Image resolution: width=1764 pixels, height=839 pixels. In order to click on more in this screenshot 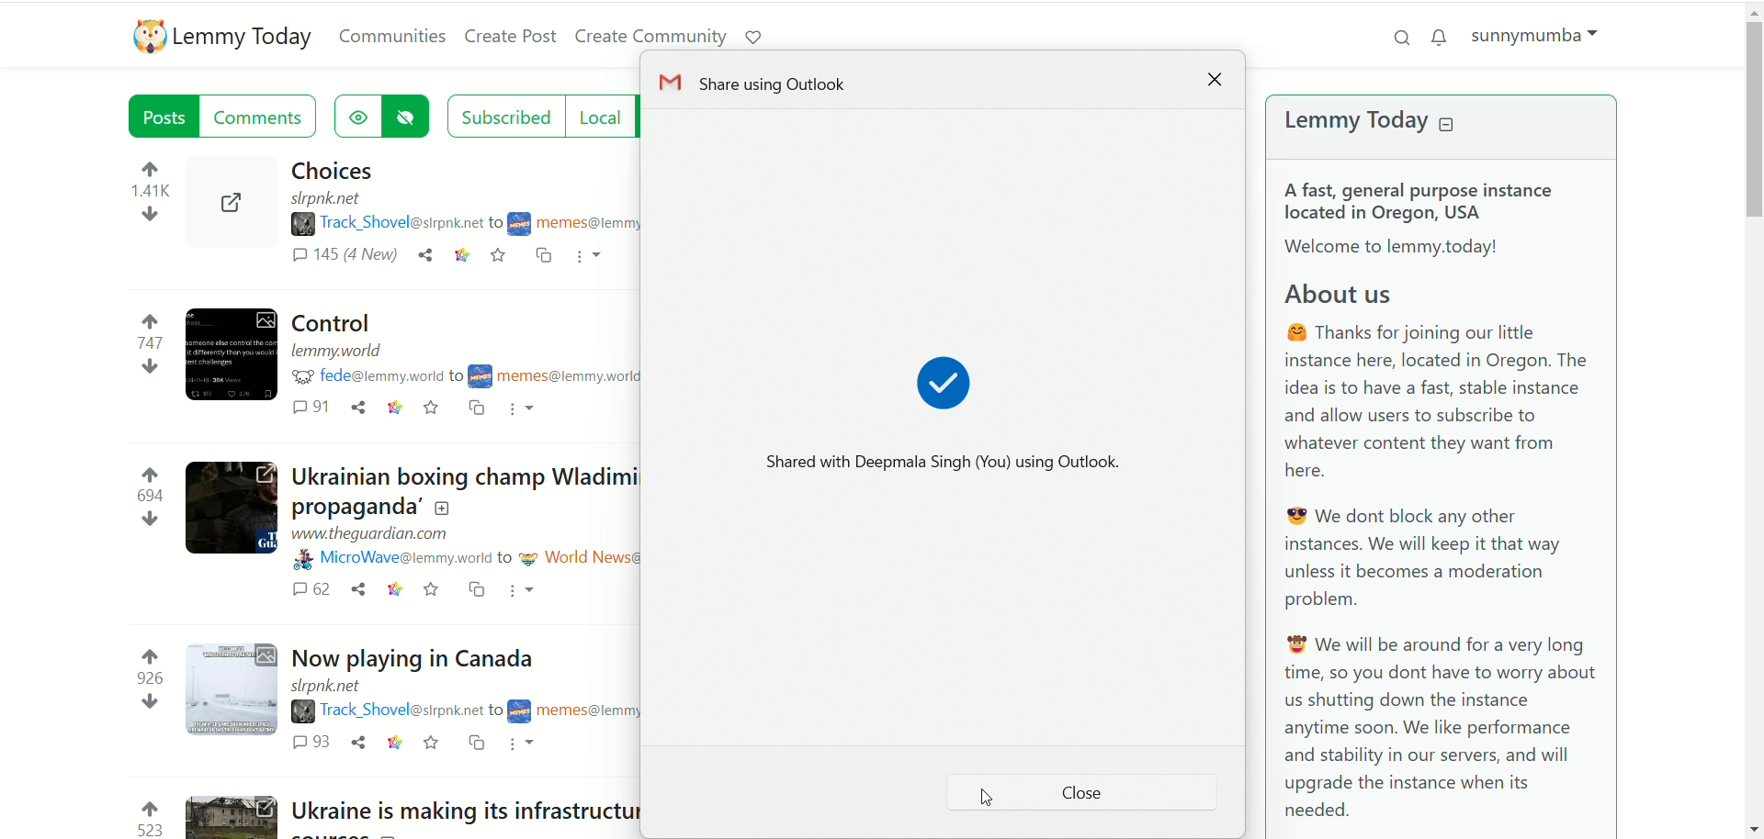, I will do `click(527, 408)`.